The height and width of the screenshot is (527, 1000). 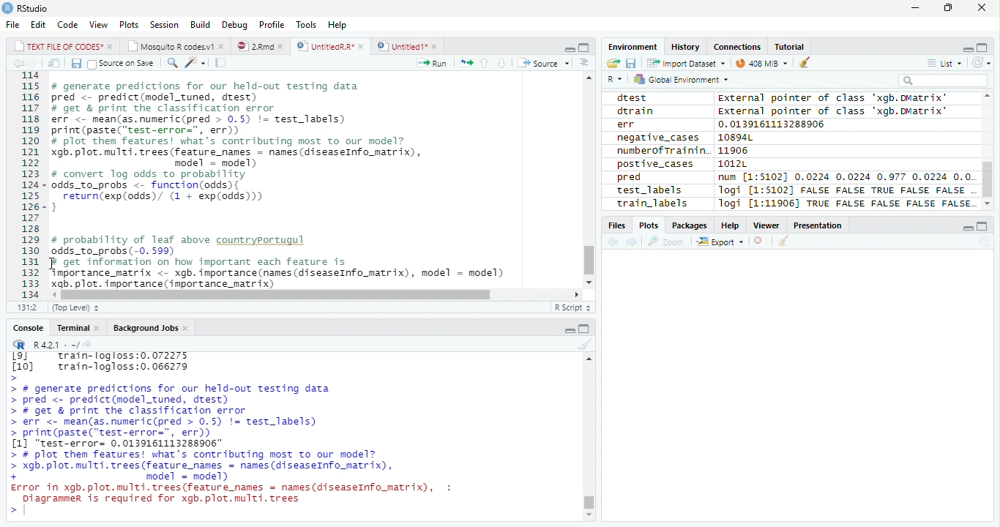 I want to click on Import dataset, so click(x=685, y=62).